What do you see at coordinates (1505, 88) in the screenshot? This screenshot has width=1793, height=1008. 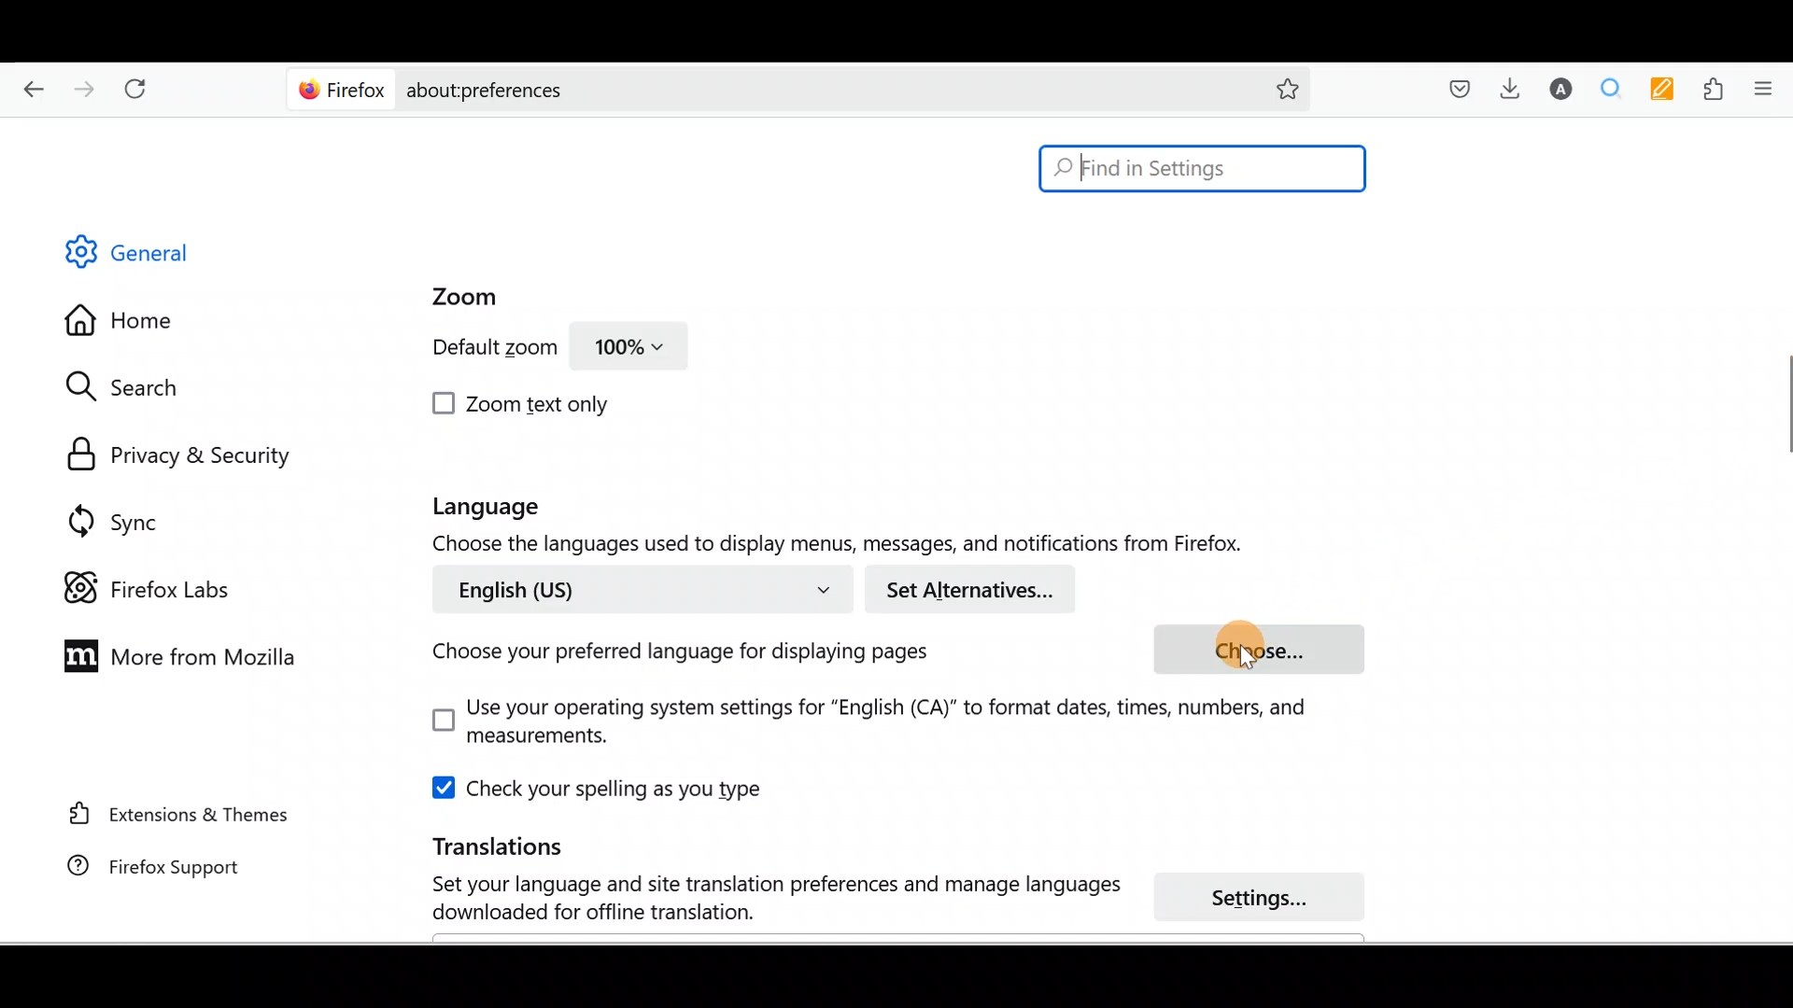 I see `Downloads` at bounding box center [1505, 88].